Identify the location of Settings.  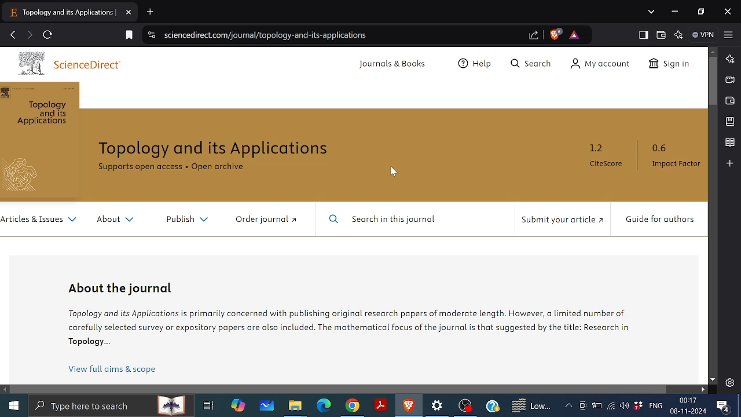
(439, 407).